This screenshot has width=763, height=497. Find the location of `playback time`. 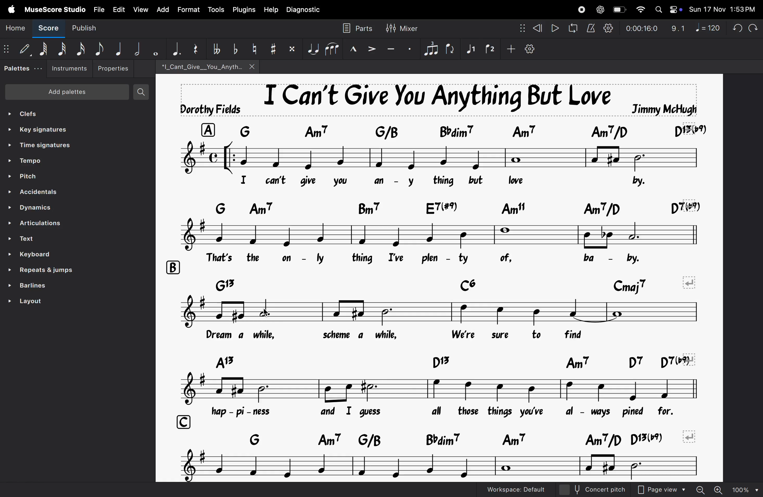

playback time is located at coordinates (641, 29).